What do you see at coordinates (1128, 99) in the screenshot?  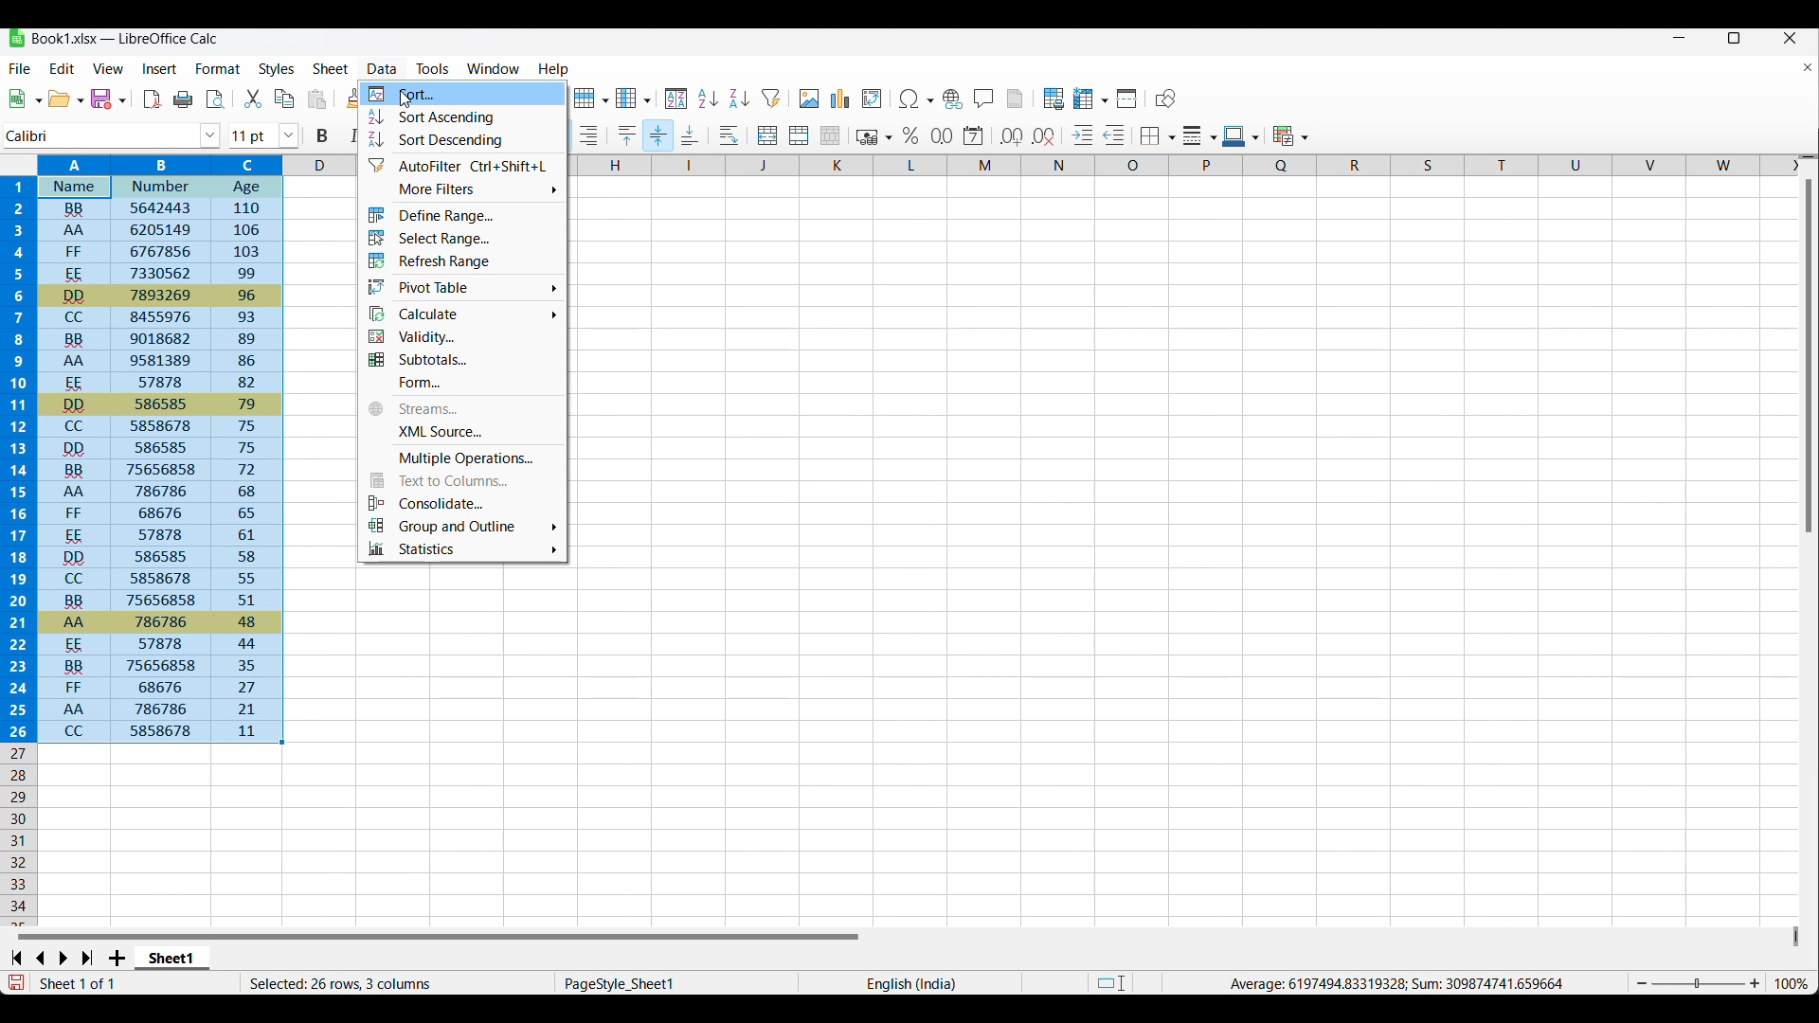 I see `Split window` at bounding box center [1128, 99].